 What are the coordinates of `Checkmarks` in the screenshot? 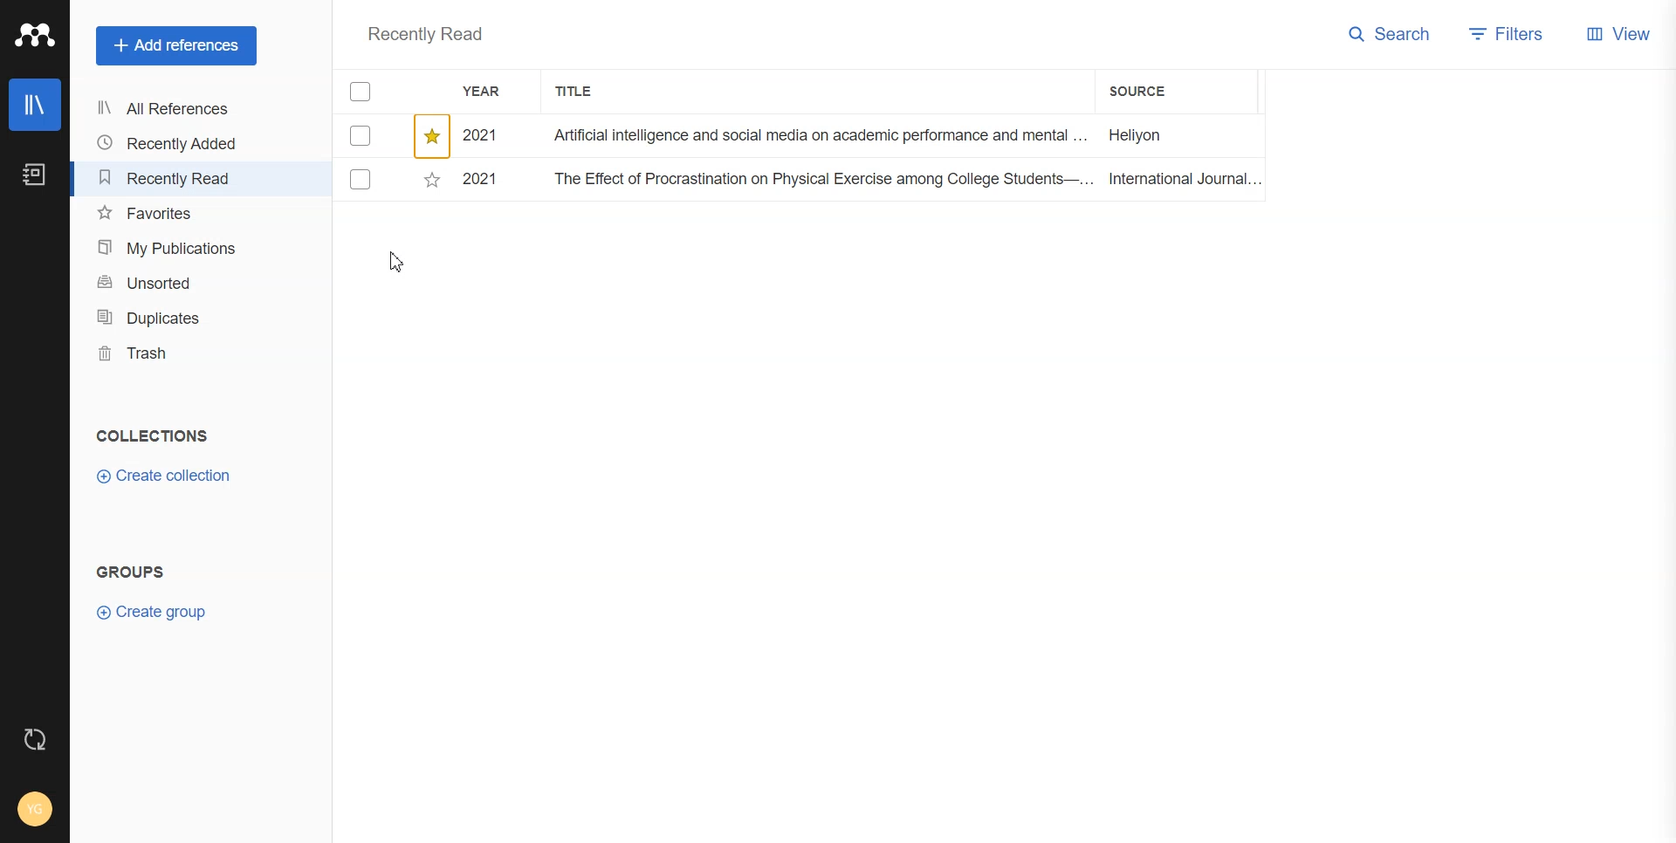 It's located at (362, 91).